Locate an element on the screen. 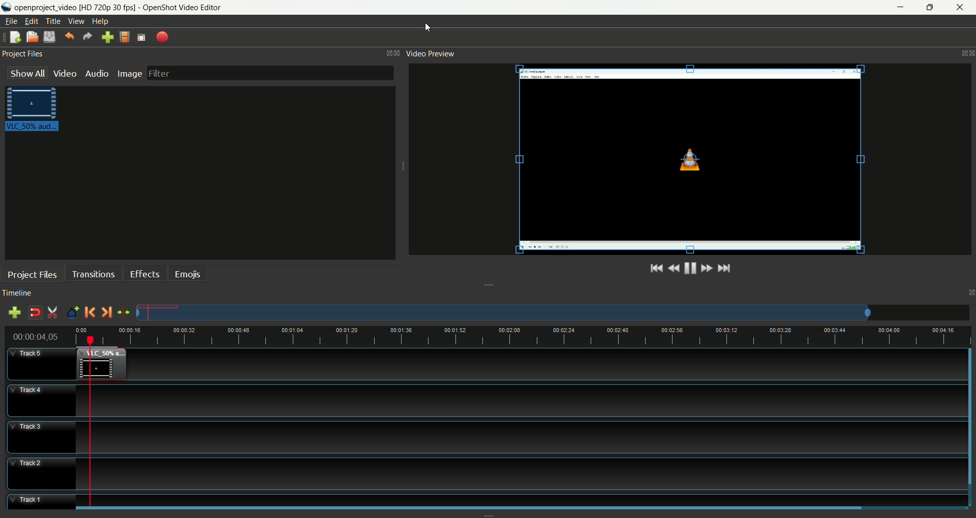  undo is located at coordinates (69, 35).